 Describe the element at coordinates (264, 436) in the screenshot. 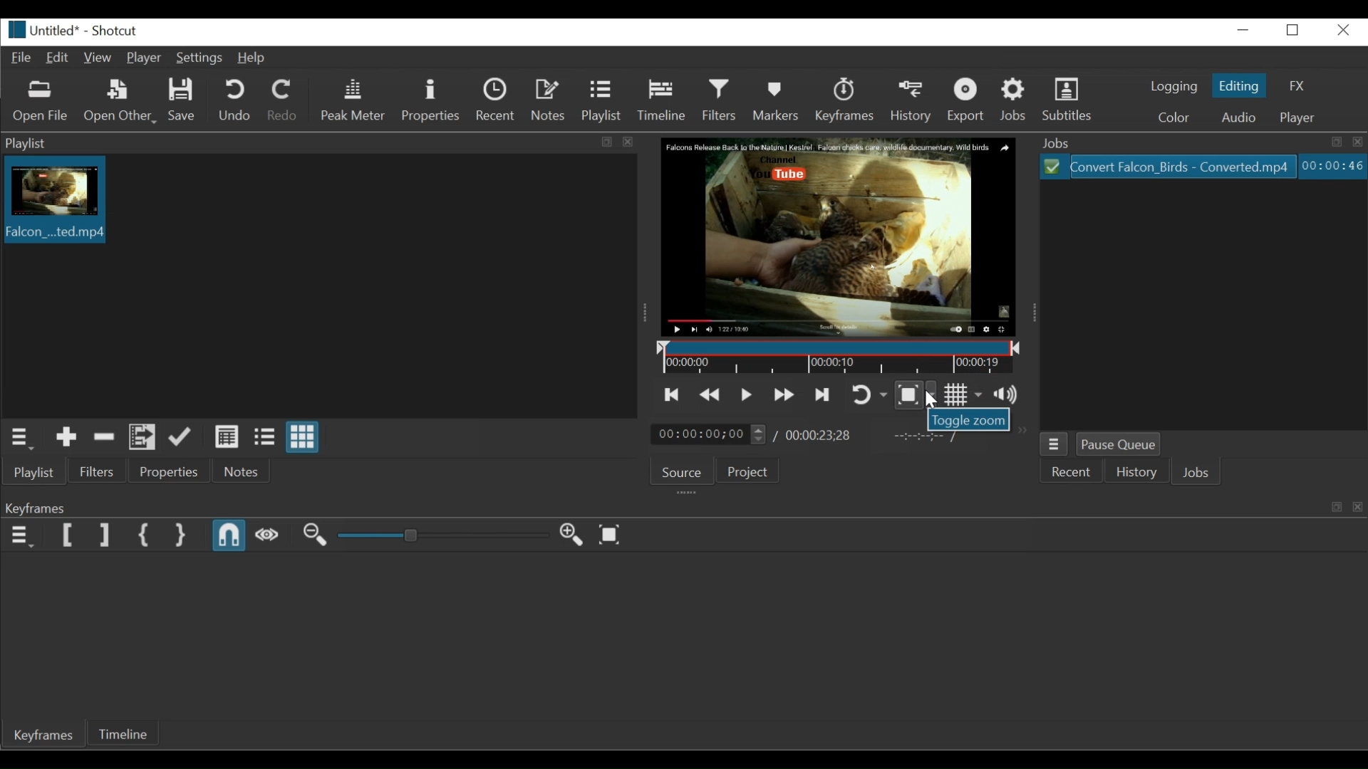

I see `View as files` at that location.